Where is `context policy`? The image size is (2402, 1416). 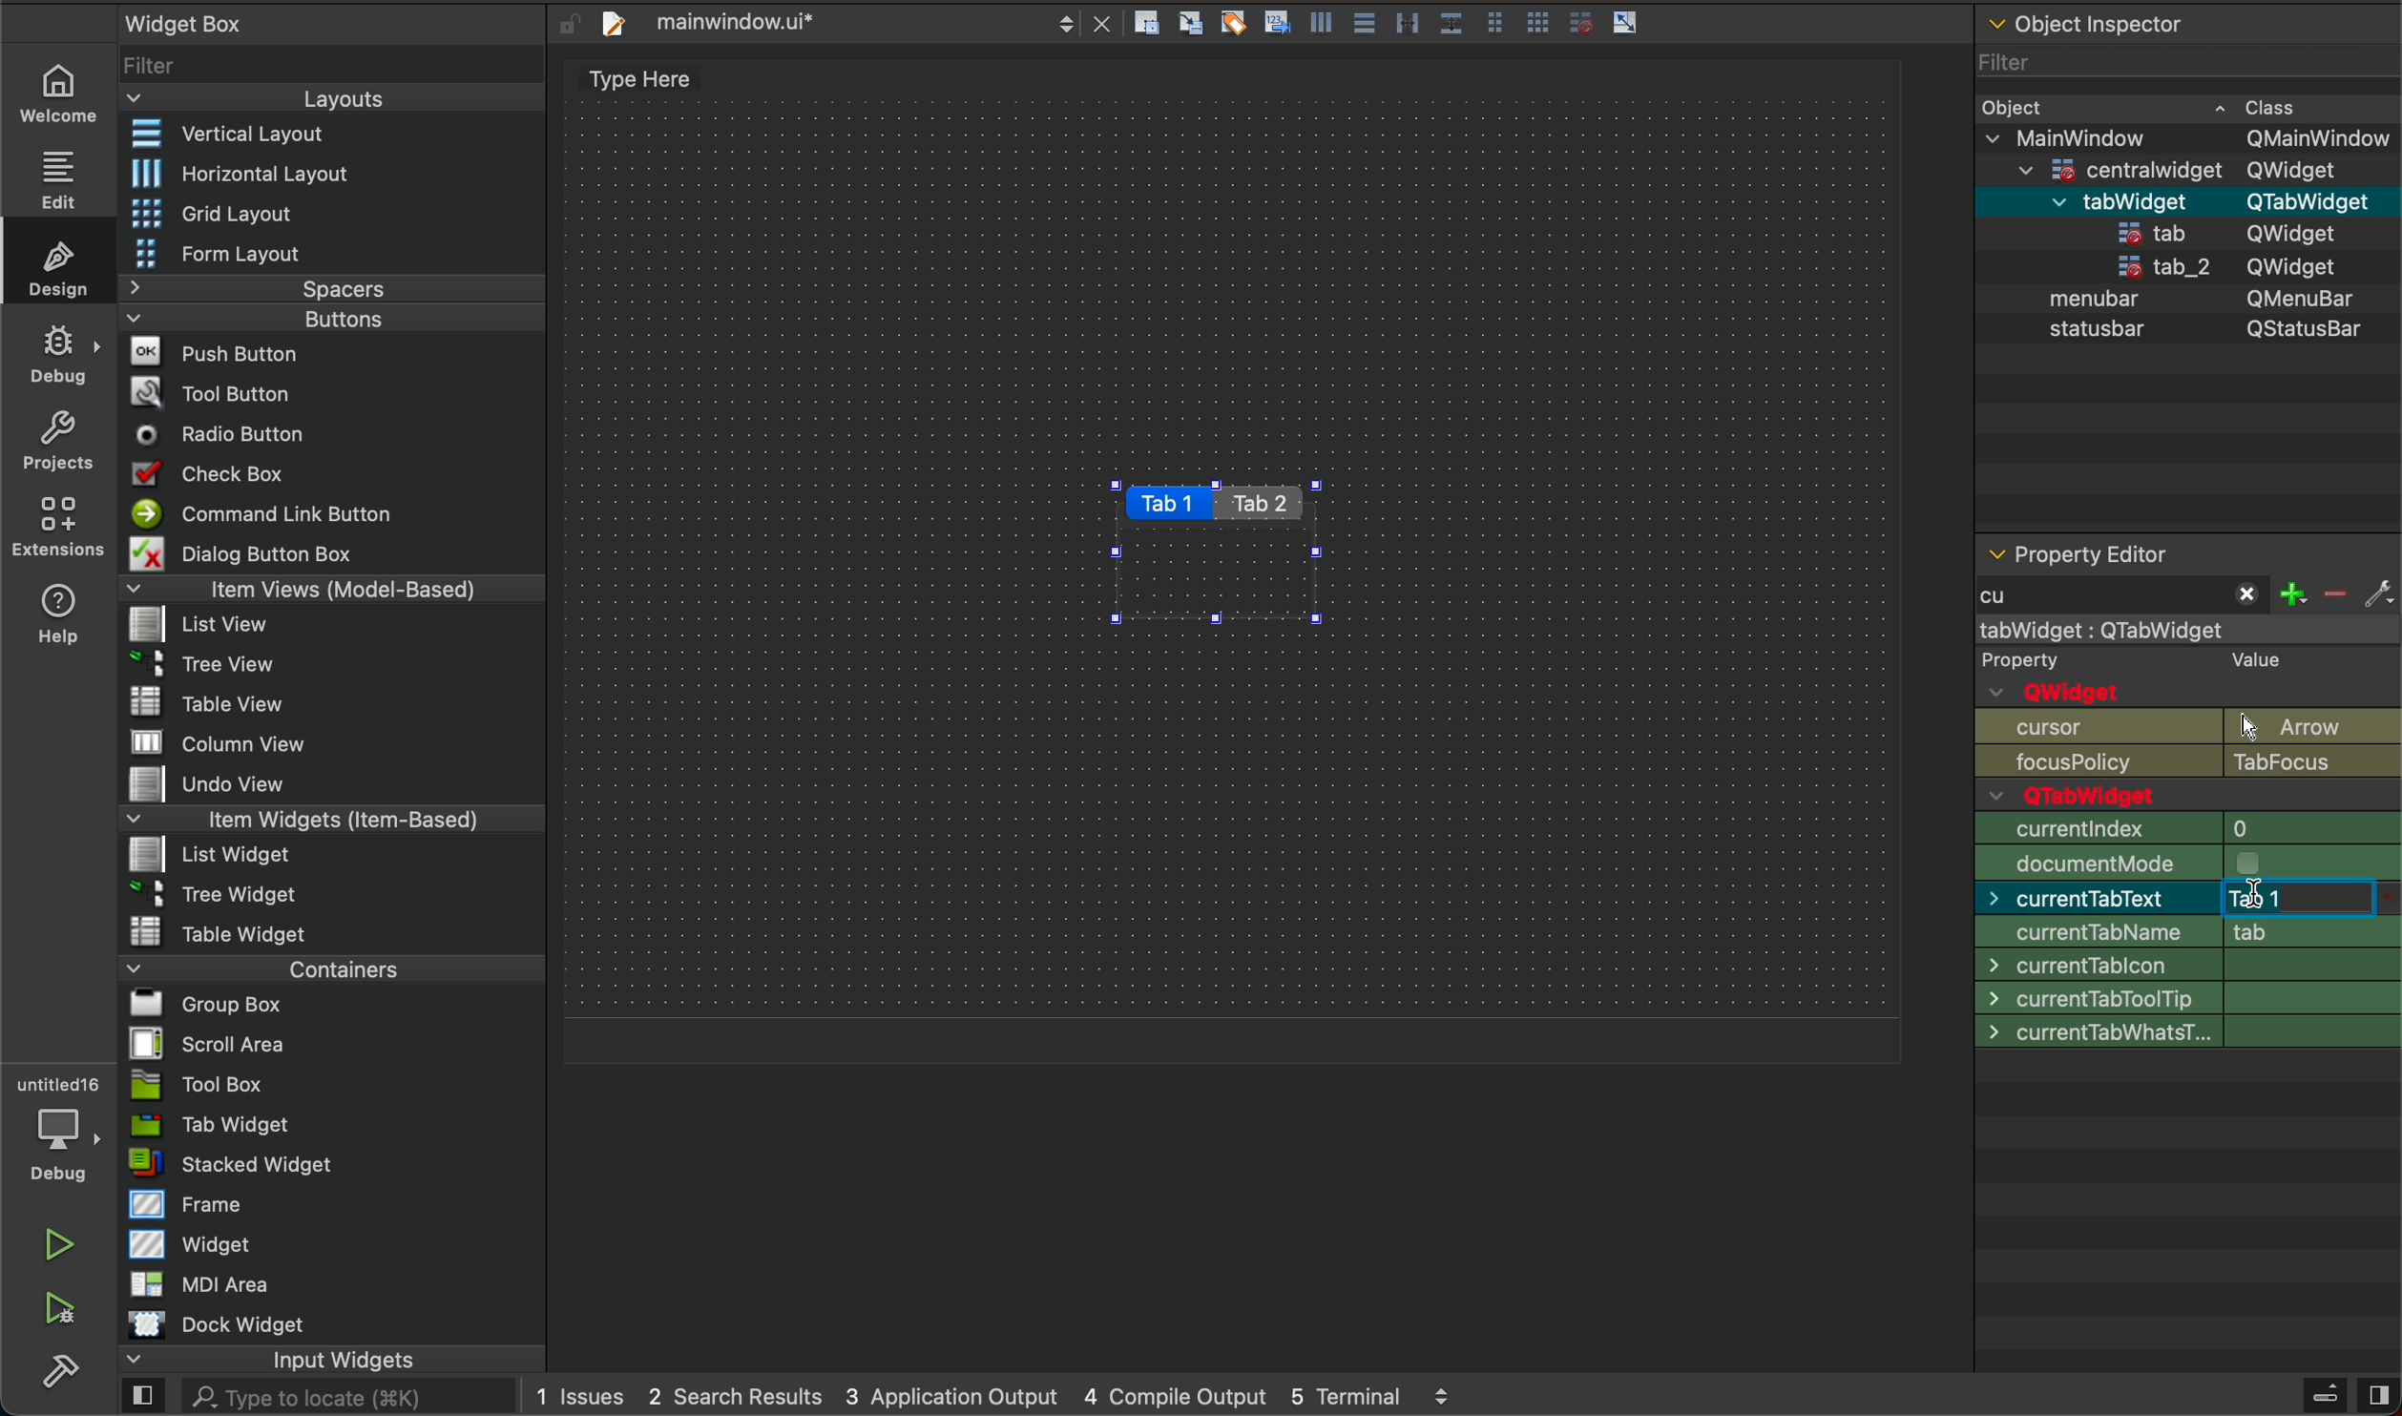
context policy is located at coordinates (2188, 1239).